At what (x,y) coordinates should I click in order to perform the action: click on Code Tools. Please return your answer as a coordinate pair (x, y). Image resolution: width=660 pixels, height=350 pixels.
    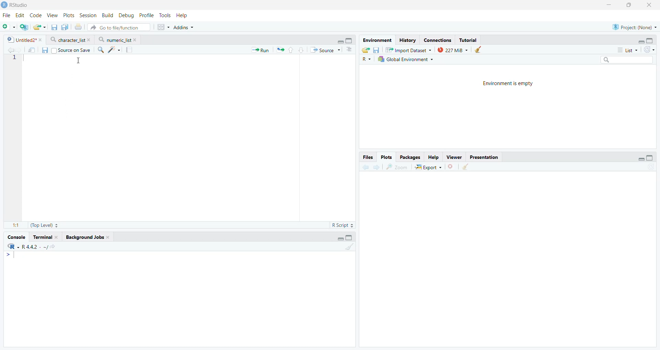
    Looking at the image, I should click on (114, 50).